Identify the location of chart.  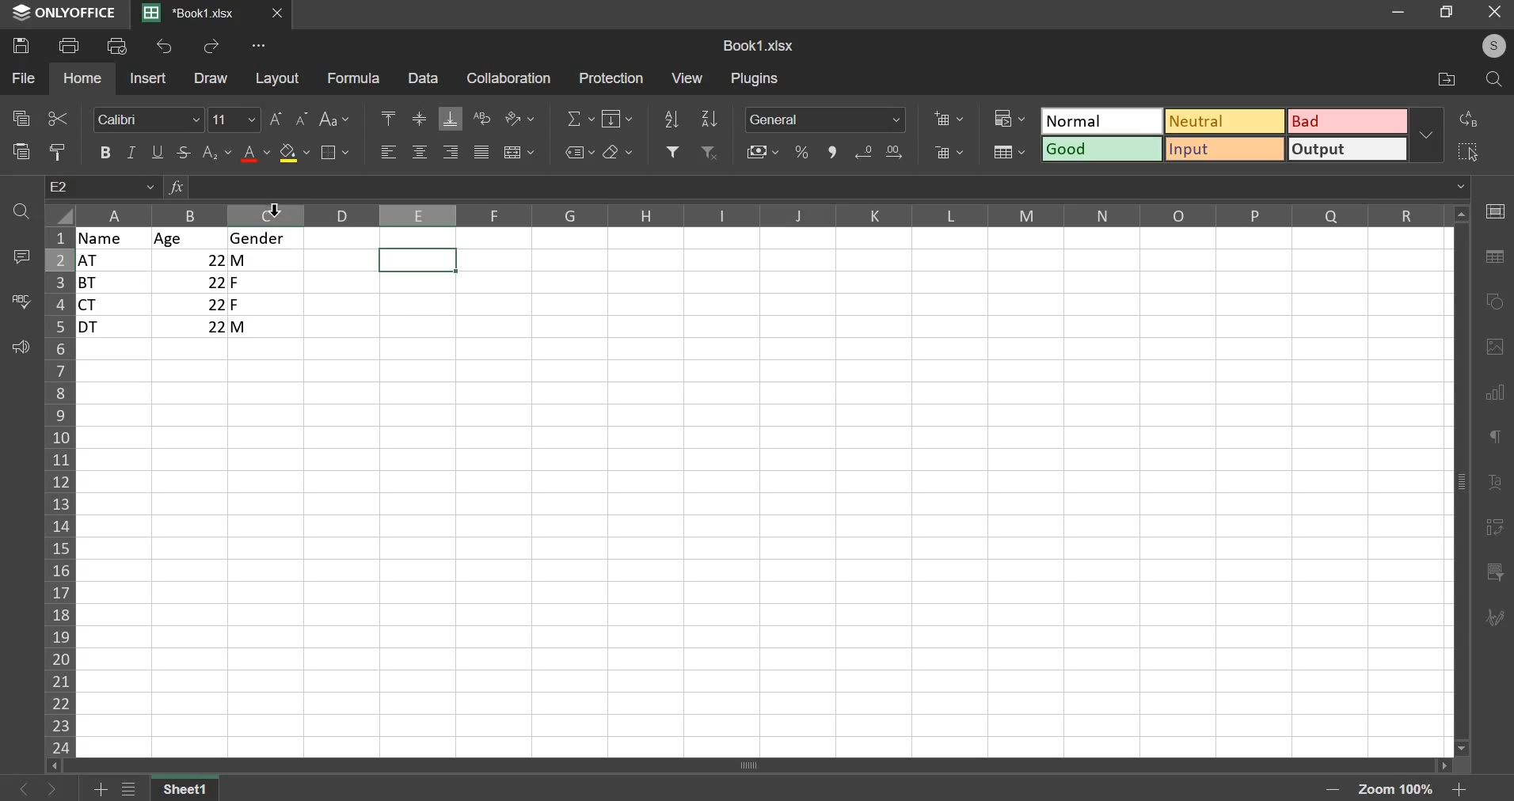
(1497, 400).